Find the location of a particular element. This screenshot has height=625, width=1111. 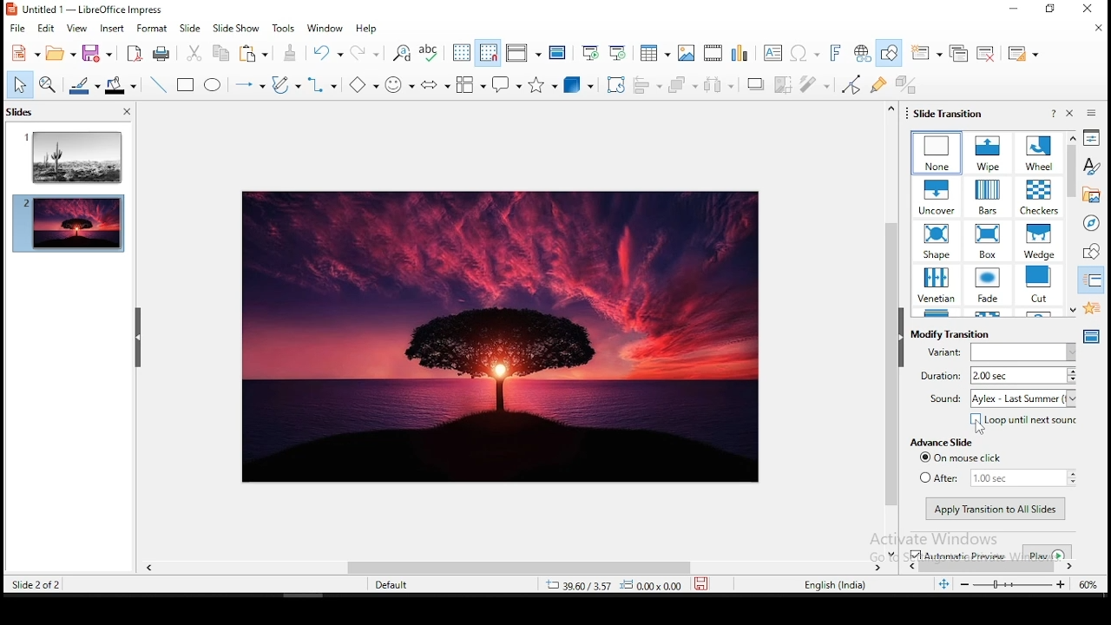

rectangle is located at coordinates (187, 85).